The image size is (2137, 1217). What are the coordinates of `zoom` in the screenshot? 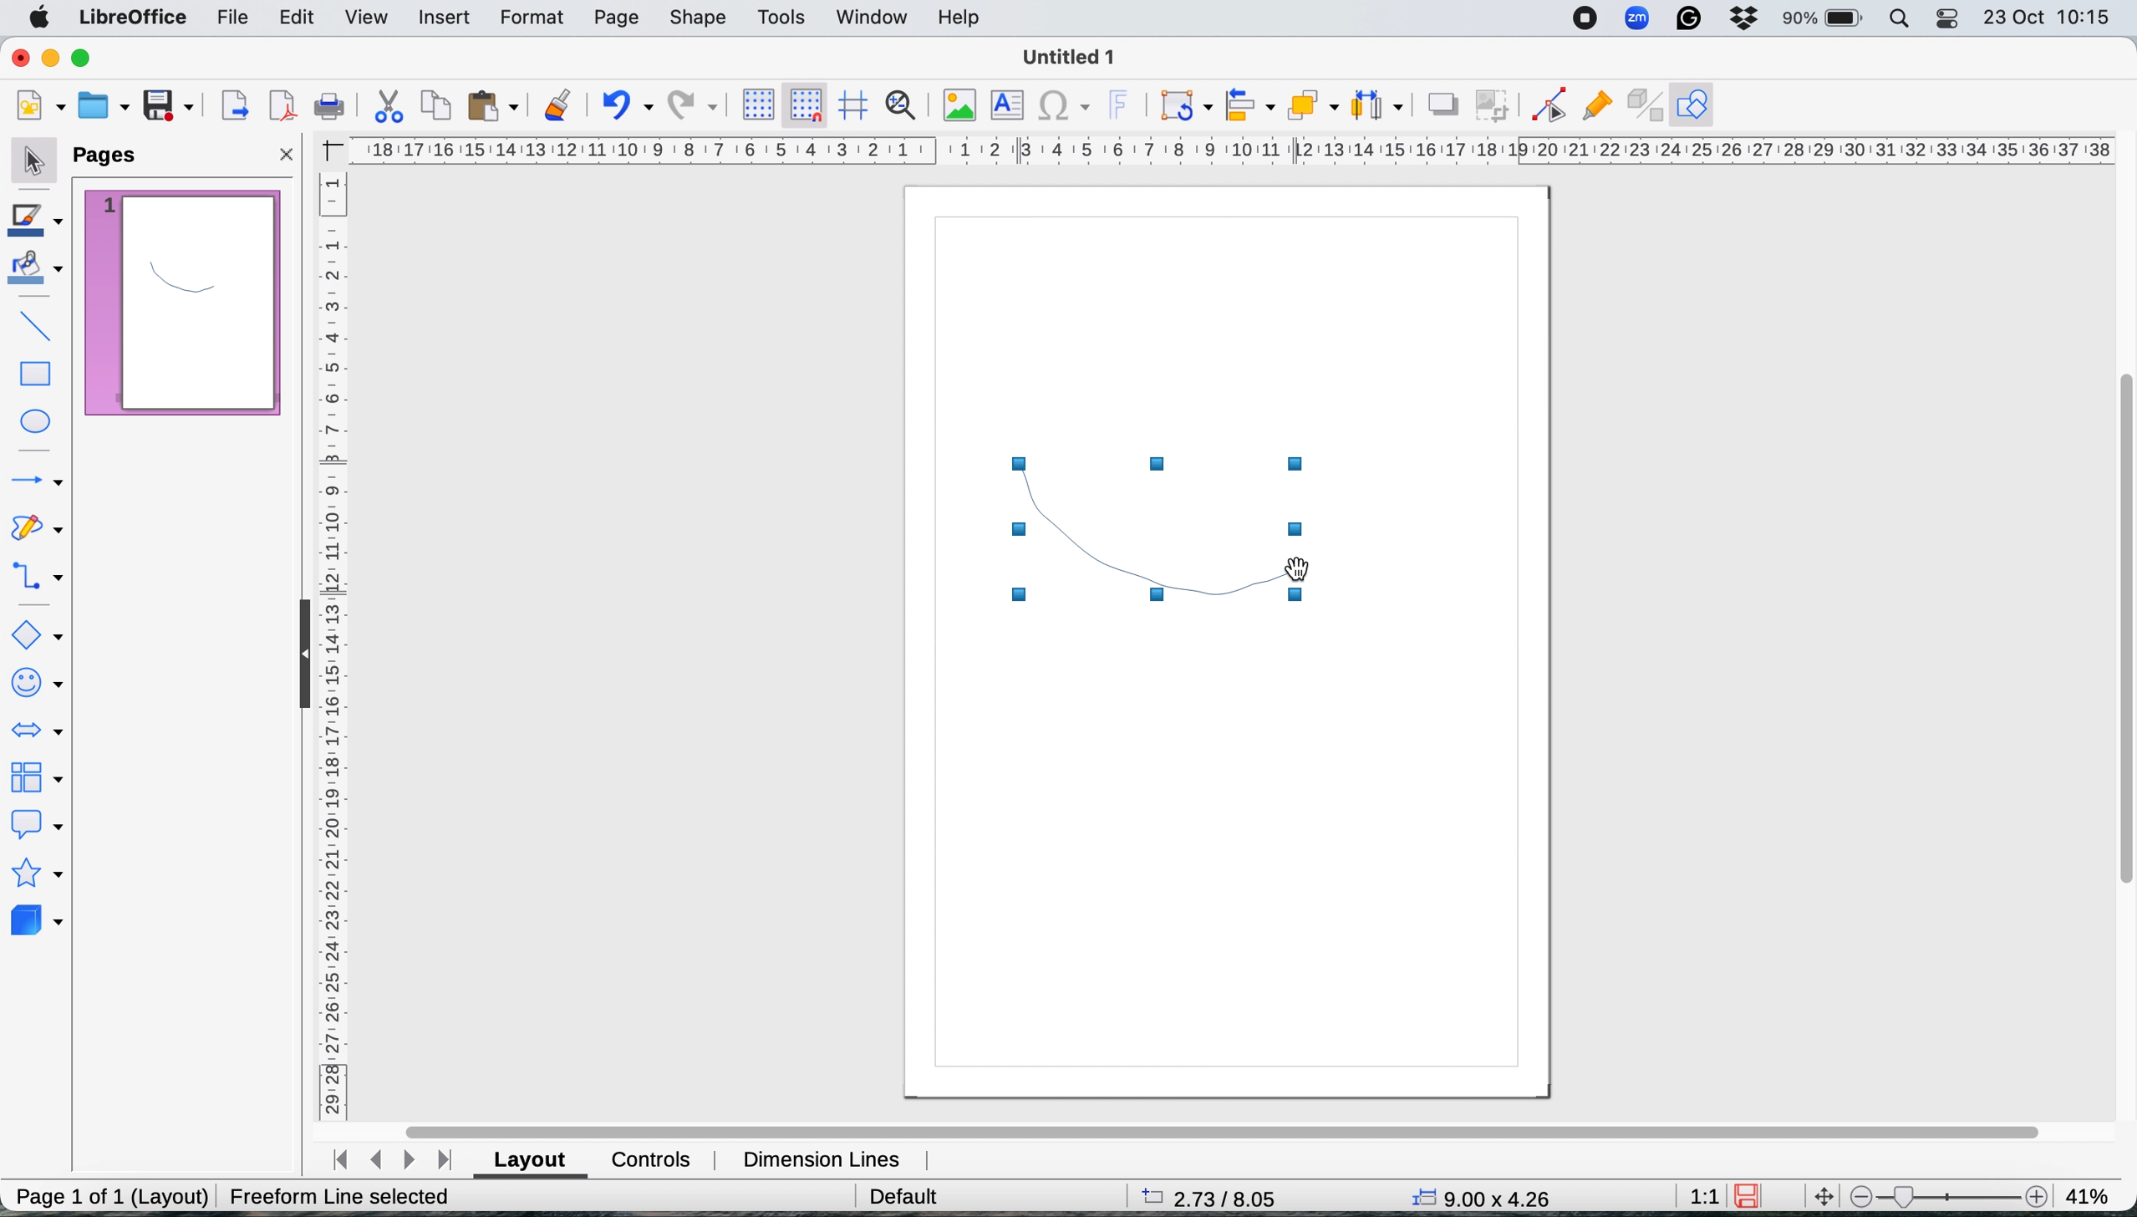 It's located at (1636, 20).